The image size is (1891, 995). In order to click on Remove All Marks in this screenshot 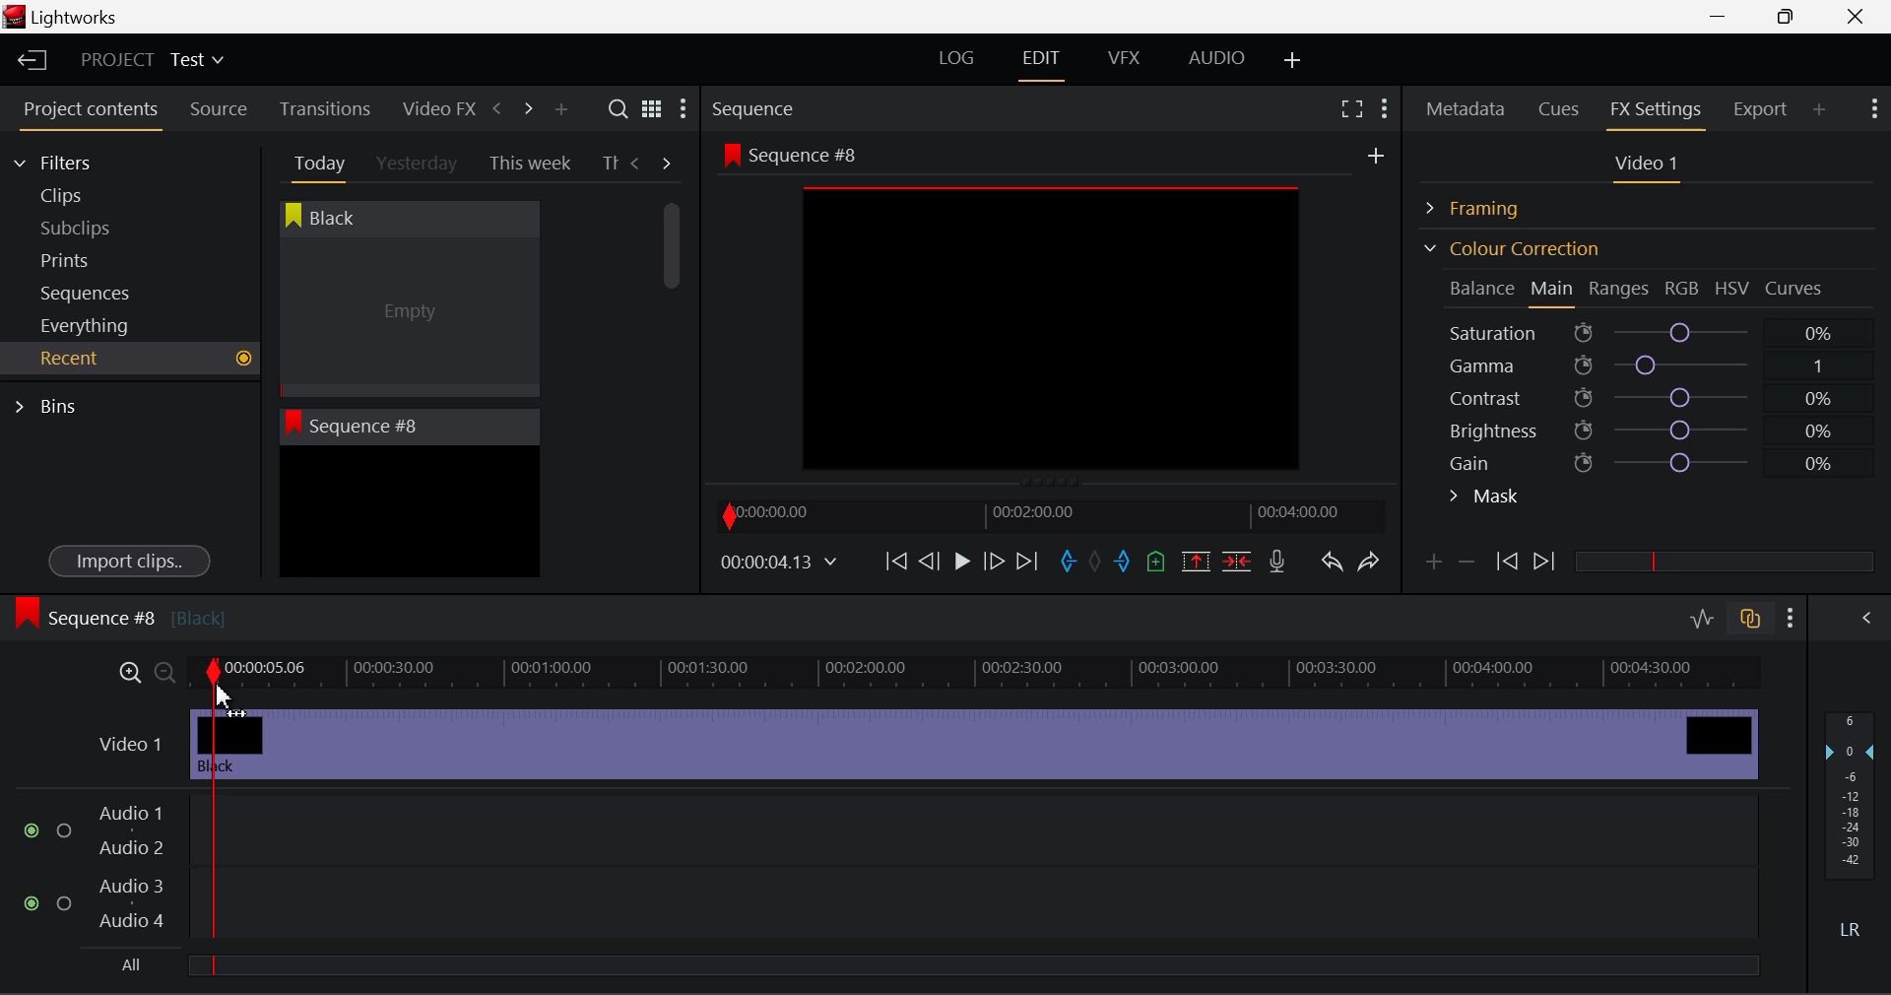, I will do `click(1097, 564)`.